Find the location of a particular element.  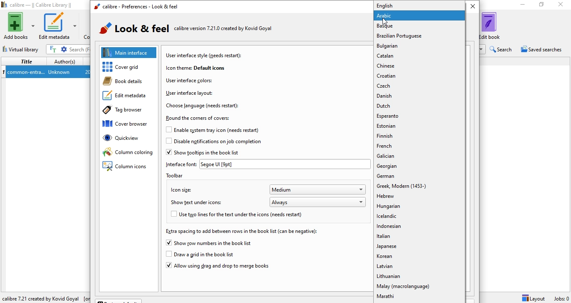

full text search is located at coordinates (54, 49).